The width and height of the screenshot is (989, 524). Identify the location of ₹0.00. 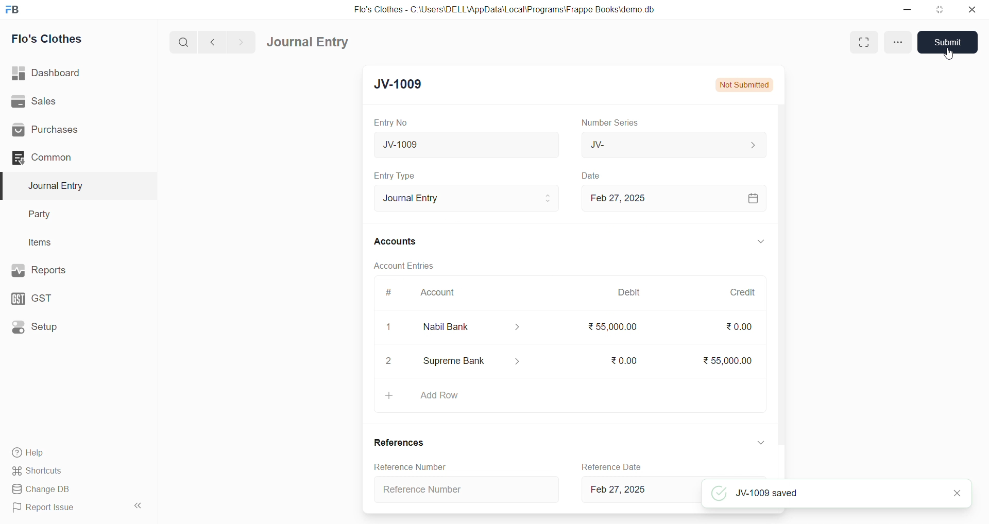
(741, 327).